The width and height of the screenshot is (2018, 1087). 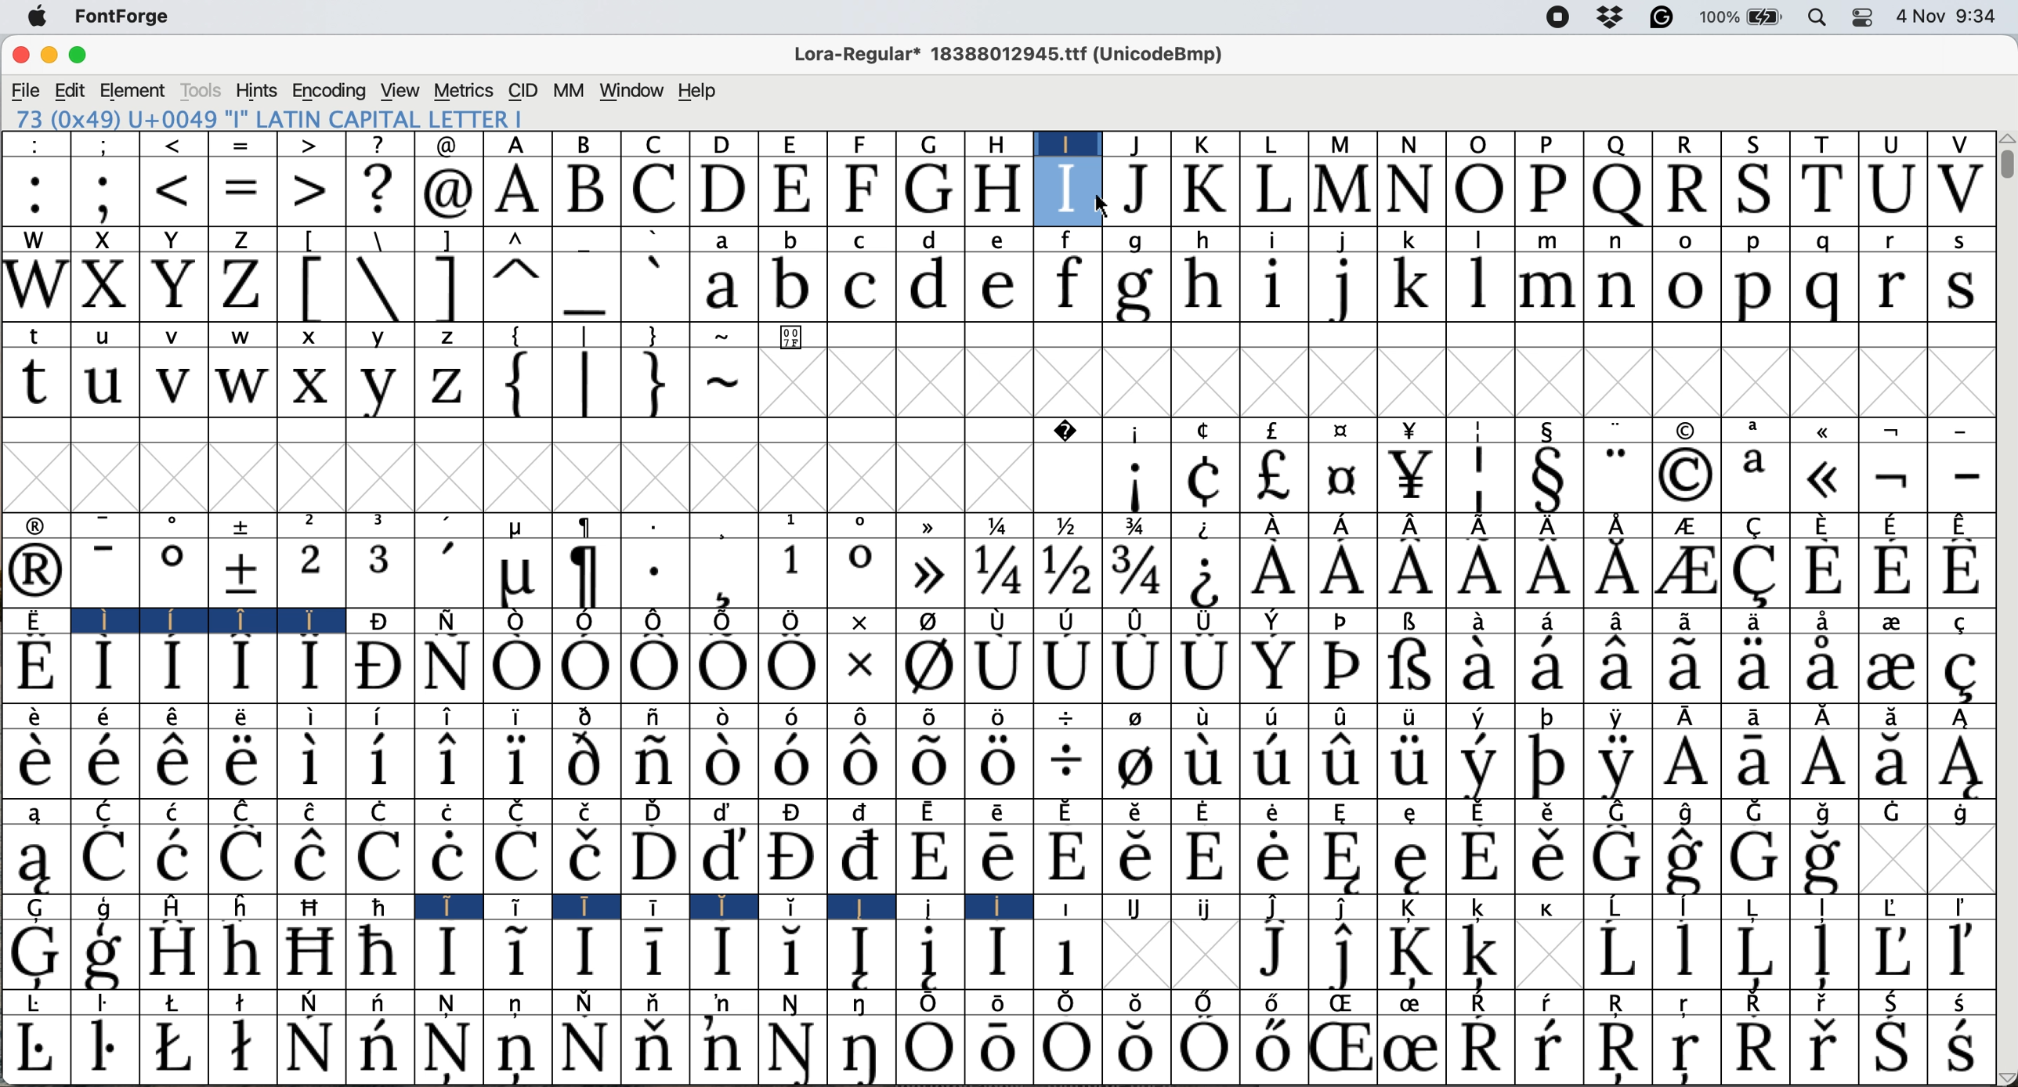 I want to click on Symbol, so click(x=454, y=619).